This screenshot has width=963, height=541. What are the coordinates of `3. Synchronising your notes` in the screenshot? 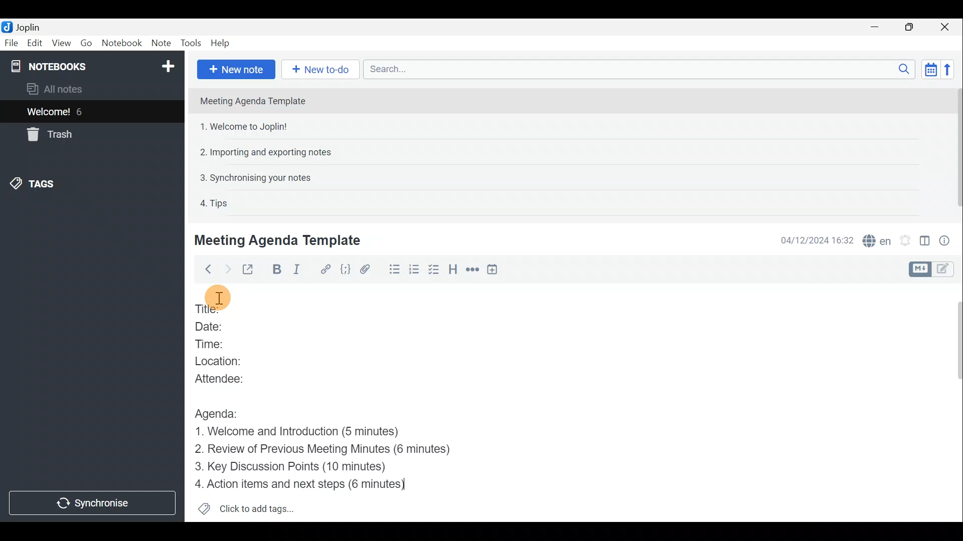 It's located at (255, 177).